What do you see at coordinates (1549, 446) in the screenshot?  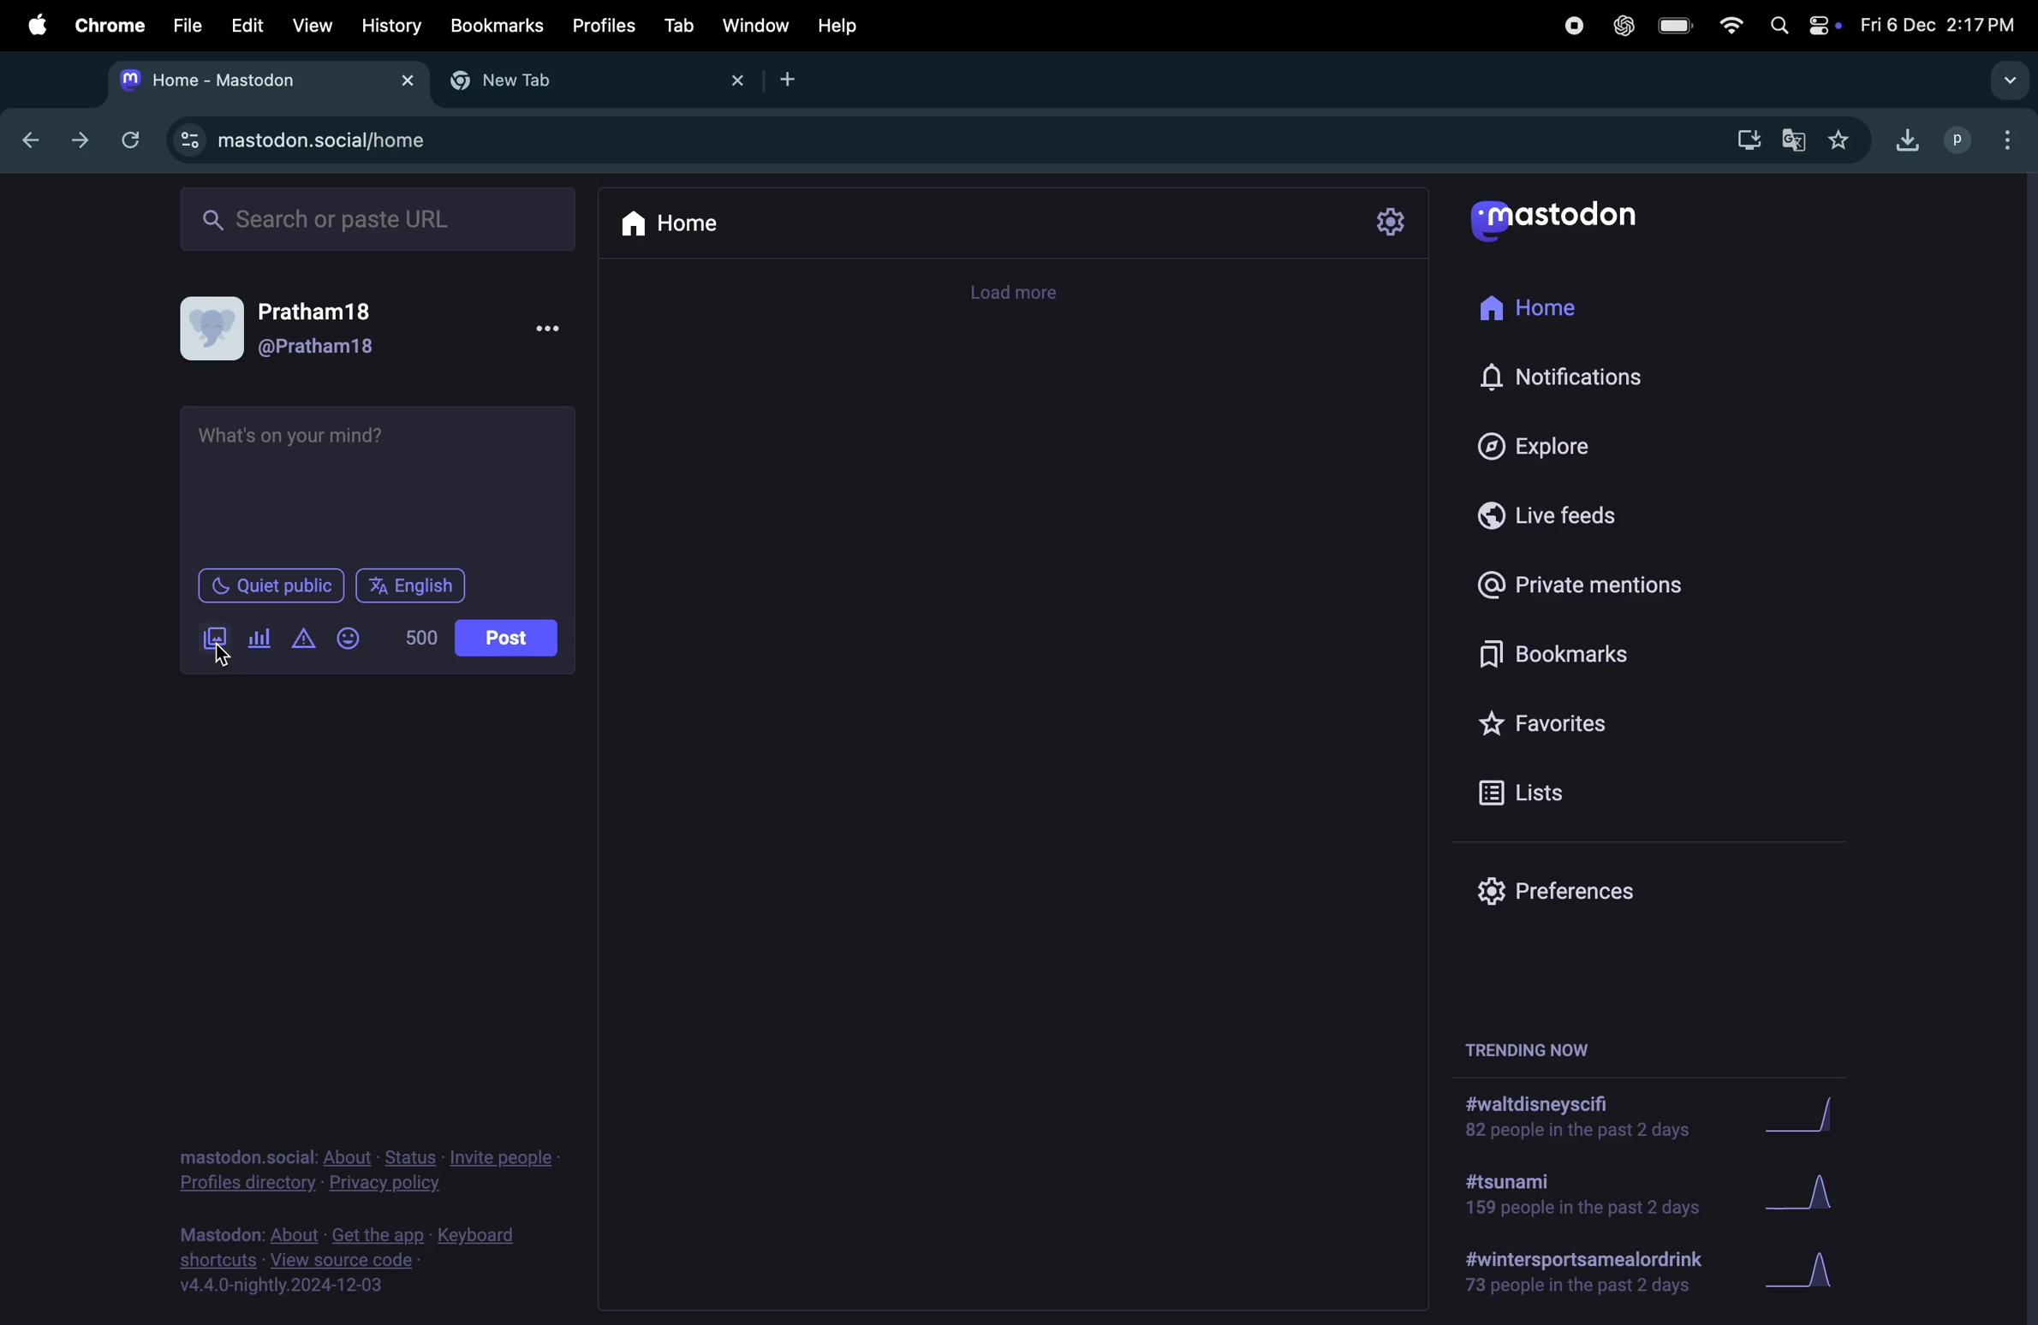 I see `explore` at bounding box center [1549, 446].